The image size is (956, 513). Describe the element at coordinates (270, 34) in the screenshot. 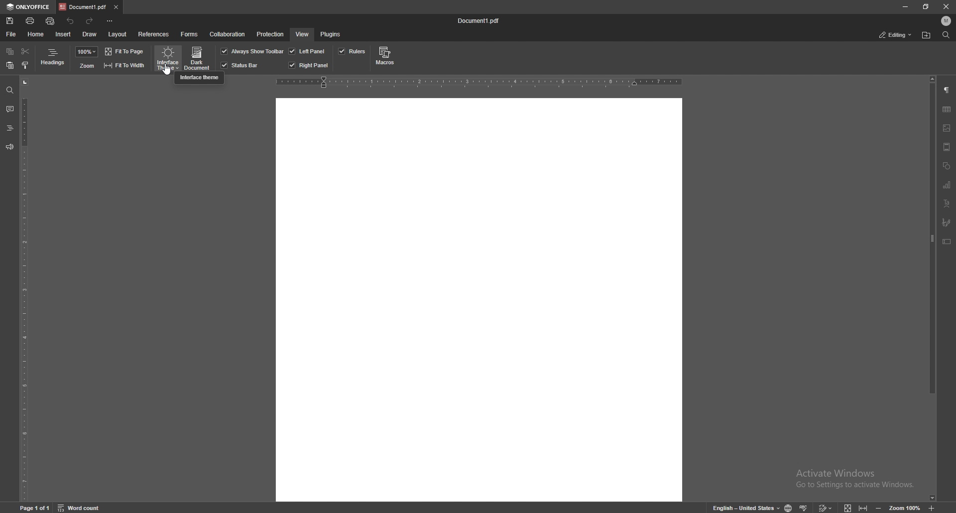

I see `protection` at that location.